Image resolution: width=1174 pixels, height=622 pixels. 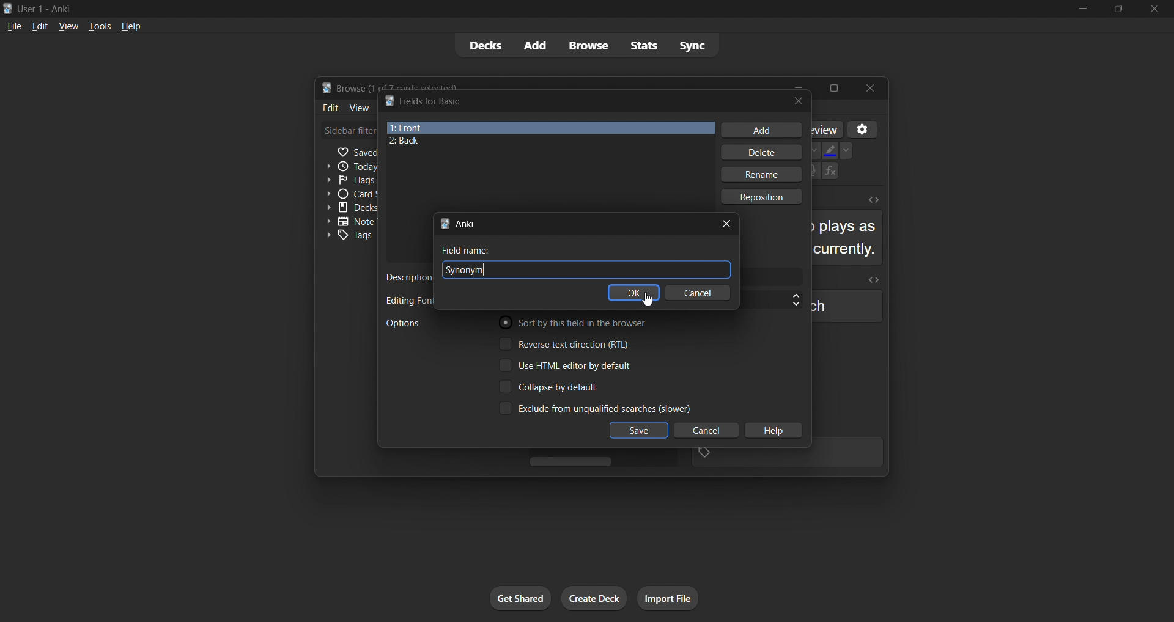 I want to click on front field, so click(x=550, y=126).